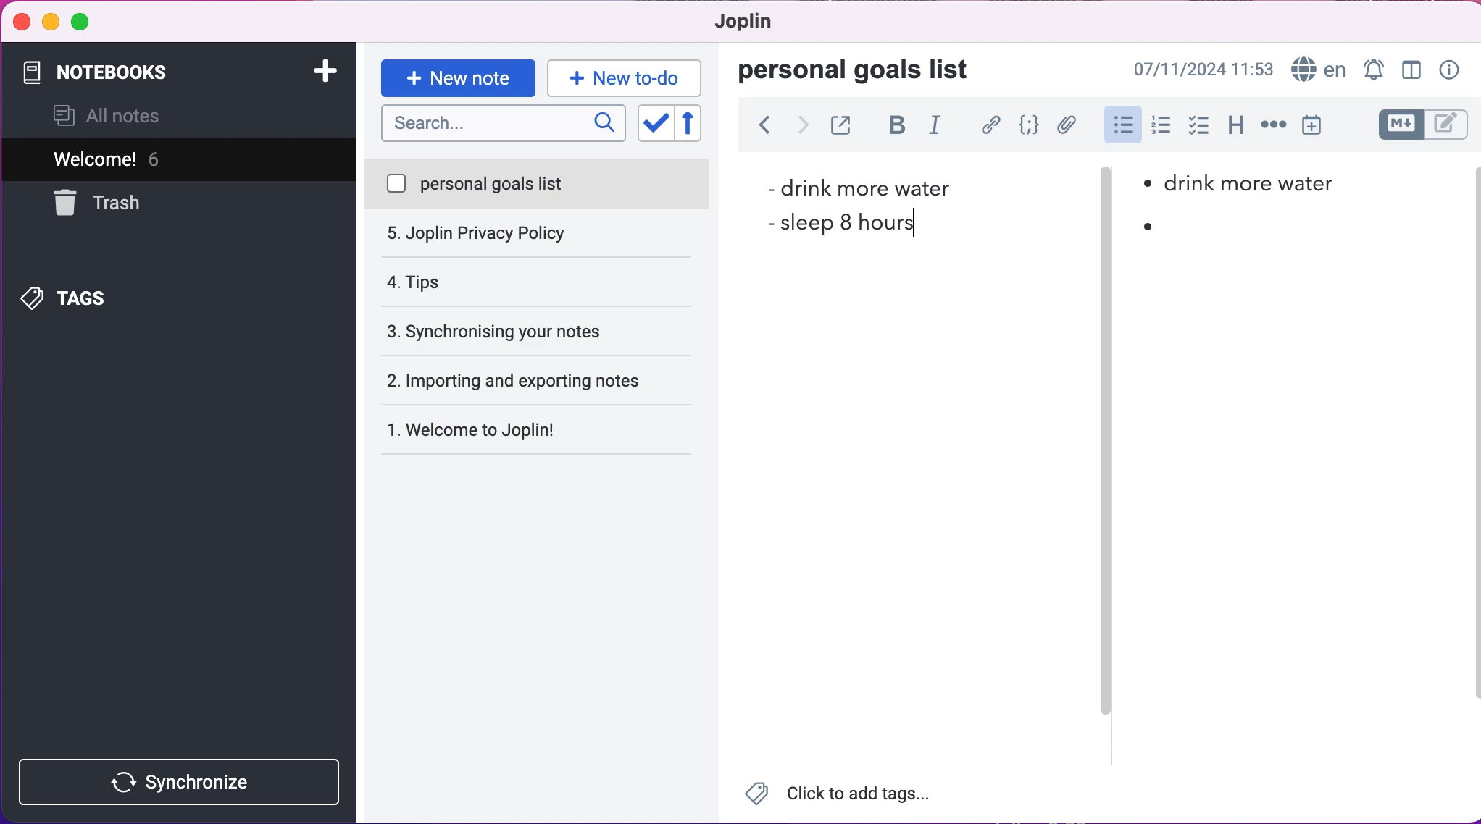 The width and height of the screenshot is (1481, 824). What do you see at coordinates (183, 781) in the screenshot?
I see `synchronize` at bounding box center [183, 781].